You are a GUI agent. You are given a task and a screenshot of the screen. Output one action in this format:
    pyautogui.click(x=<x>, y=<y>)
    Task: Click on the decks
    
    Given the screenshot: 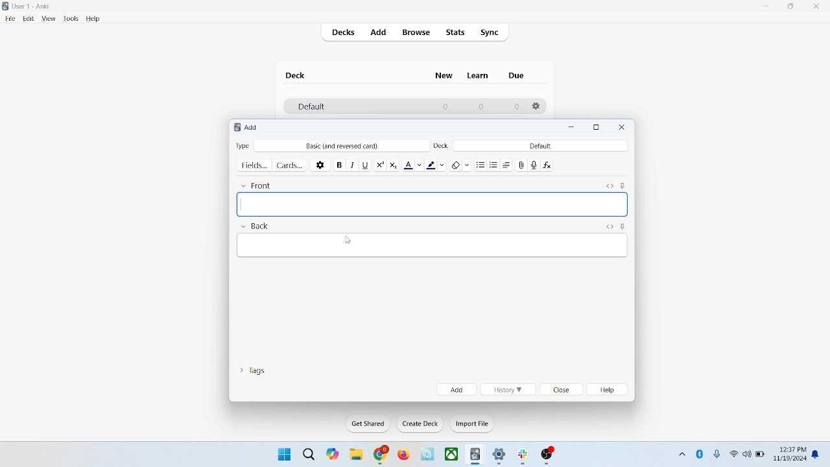 What is the action you would take?
    pyautogui.click(x=345, y=34)
    